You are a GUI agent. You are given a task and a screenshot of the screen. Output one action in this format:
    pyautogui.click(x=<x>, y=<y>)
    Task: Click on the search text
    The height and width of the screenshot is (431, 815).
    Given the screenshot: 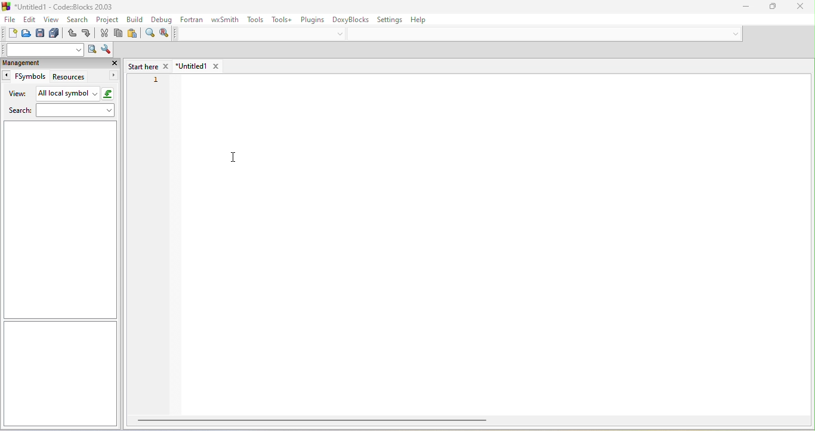 What is the action you would take?
    pyautogui.click(x=42, y=49)
    